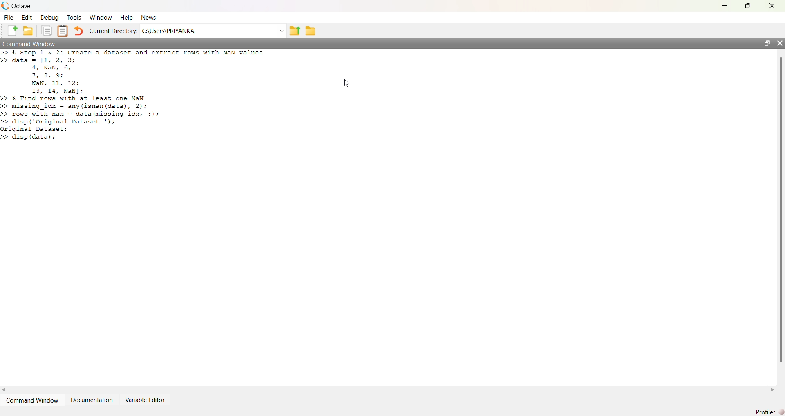 The image size is (785, 416). What do you see at coordinates (281, 31) in the screenshot?
I see `dropdown` at bounding box center [281, 31].